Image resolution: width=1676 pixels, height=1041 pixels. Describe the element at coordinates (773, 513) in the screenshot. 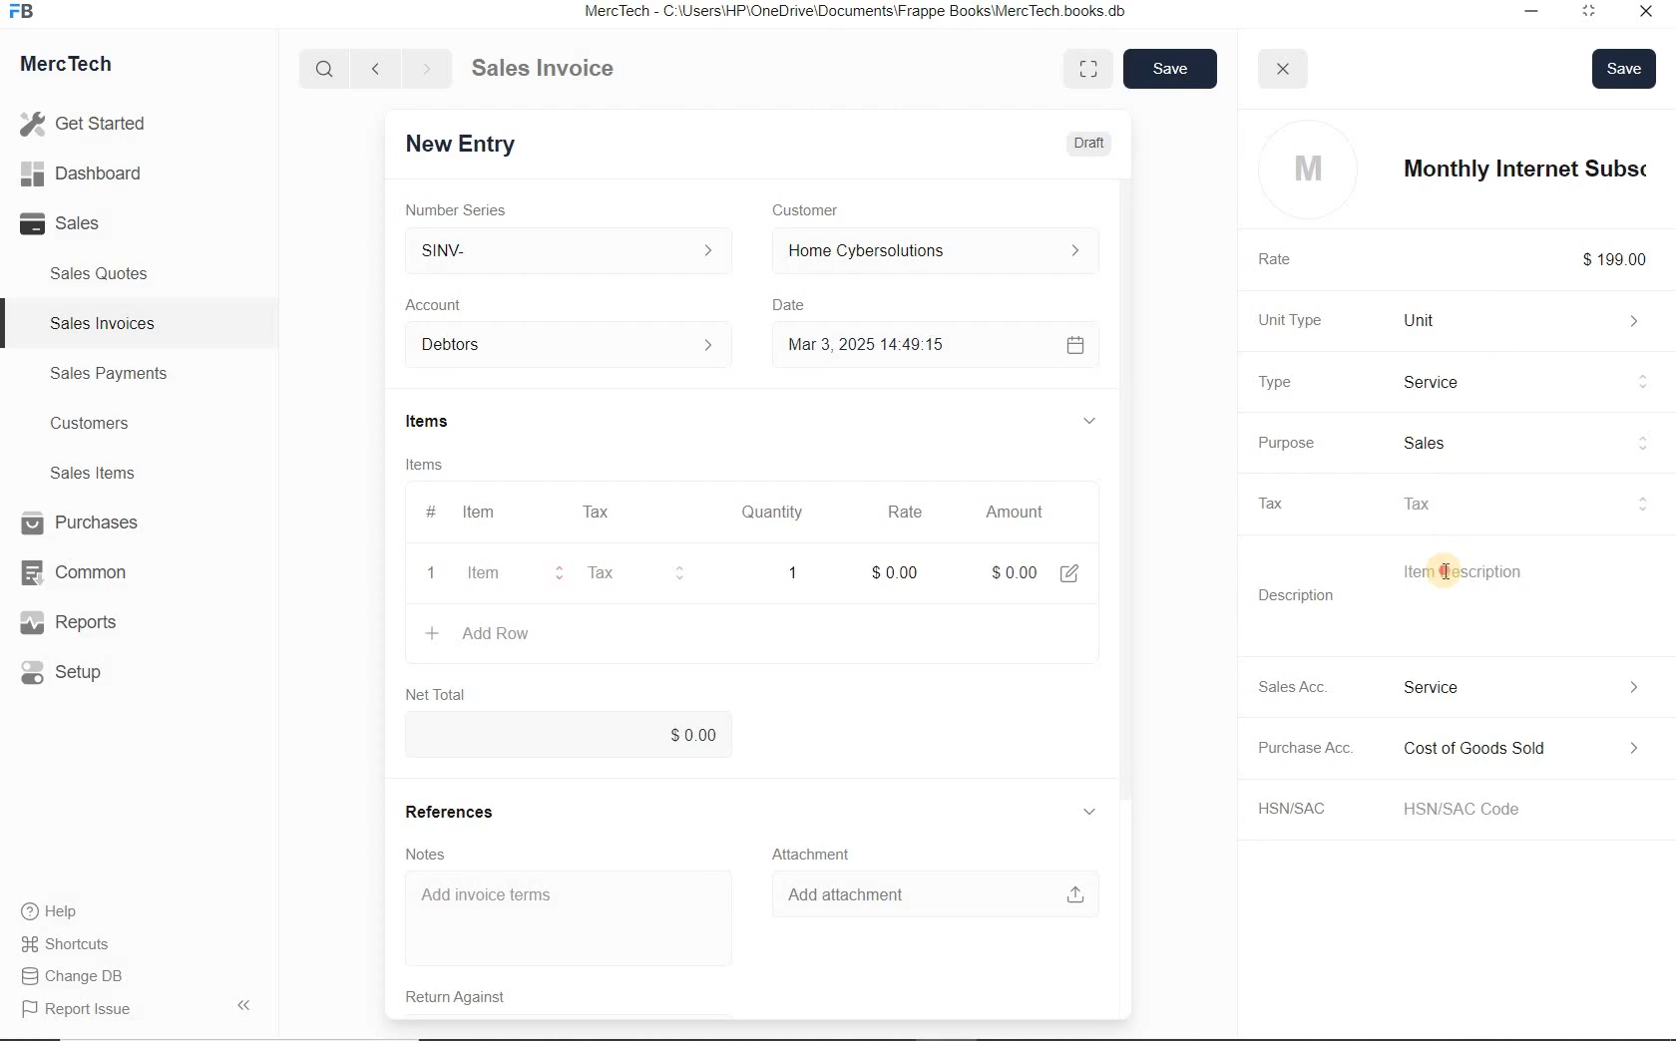

I see `Quantity` at that location.